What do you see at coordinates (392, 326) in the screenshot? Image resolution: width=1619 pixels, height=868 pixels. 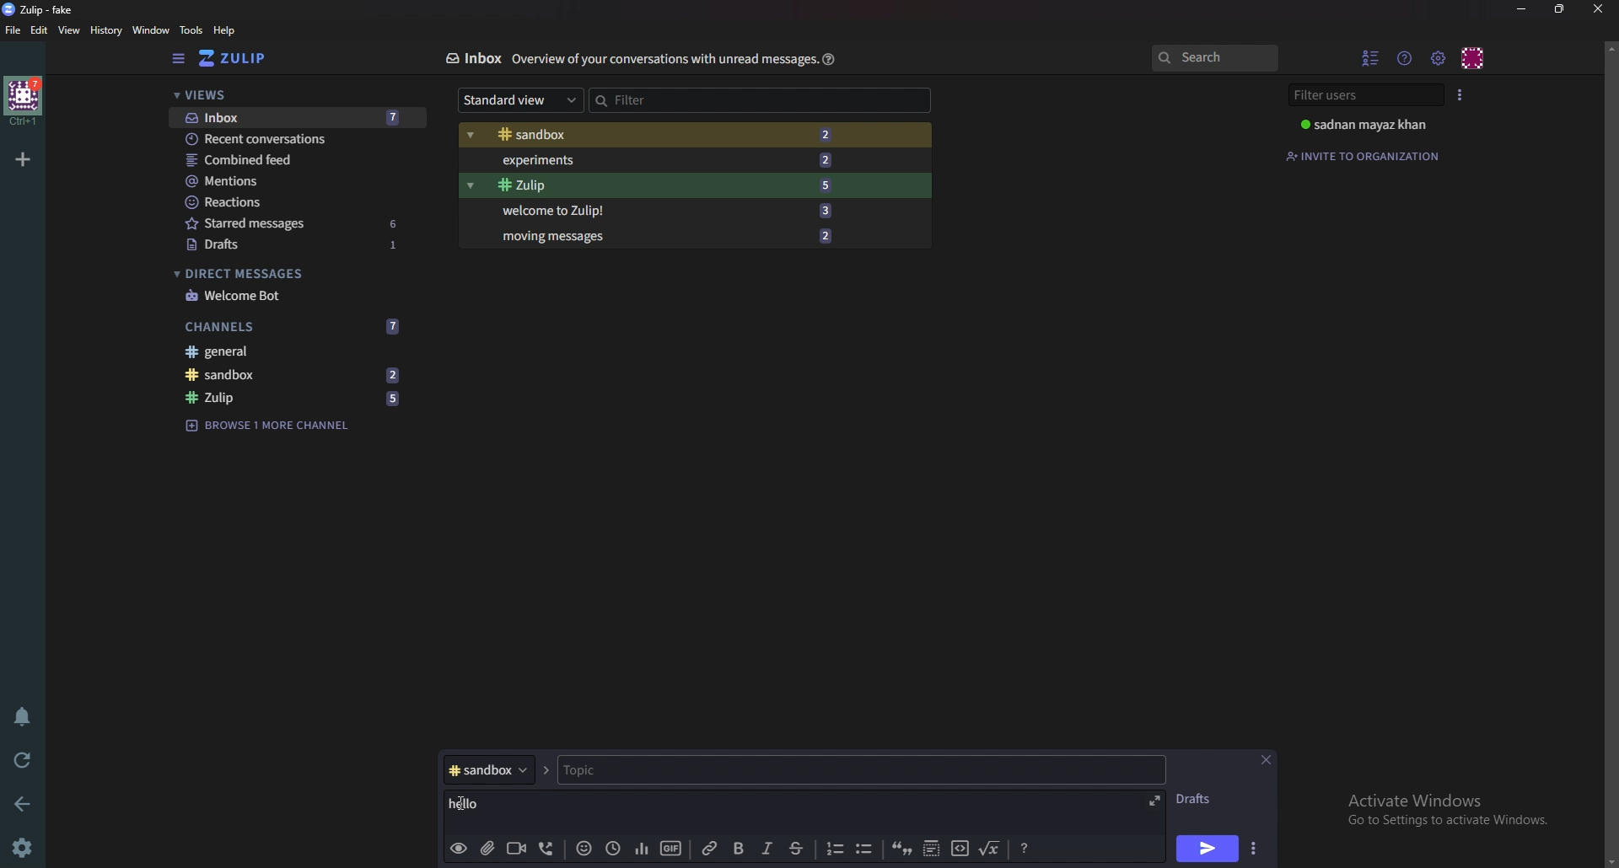 I see `7` at bounding box center [392, 326].